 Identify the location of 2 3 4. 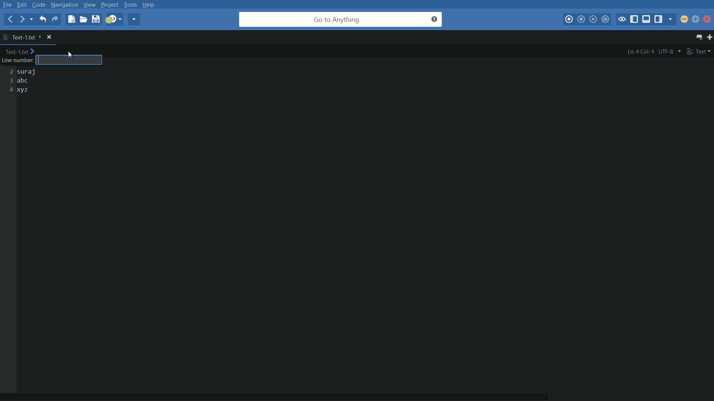
(9, 81).